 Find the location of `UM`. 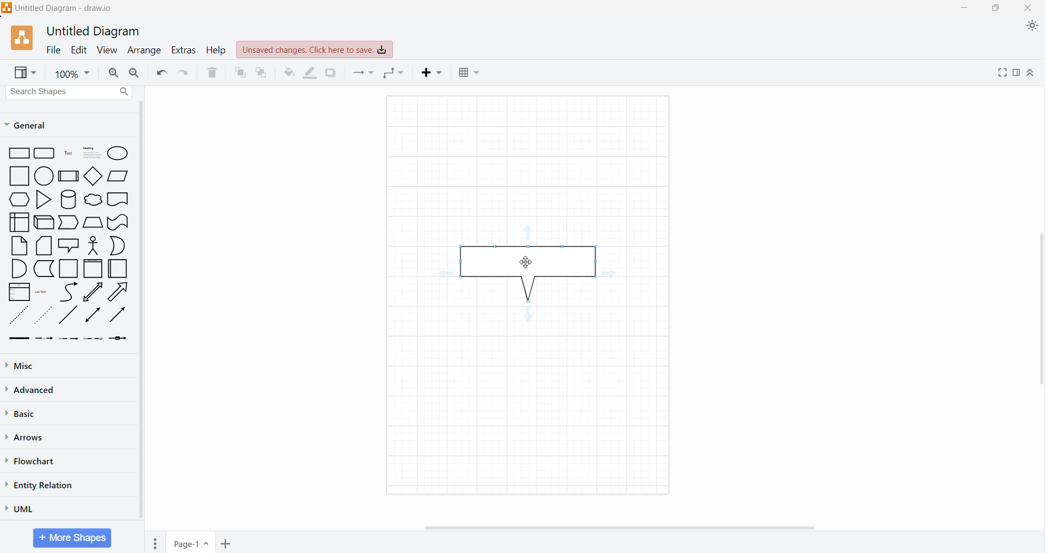

UM is located at coordinates (23, 508).